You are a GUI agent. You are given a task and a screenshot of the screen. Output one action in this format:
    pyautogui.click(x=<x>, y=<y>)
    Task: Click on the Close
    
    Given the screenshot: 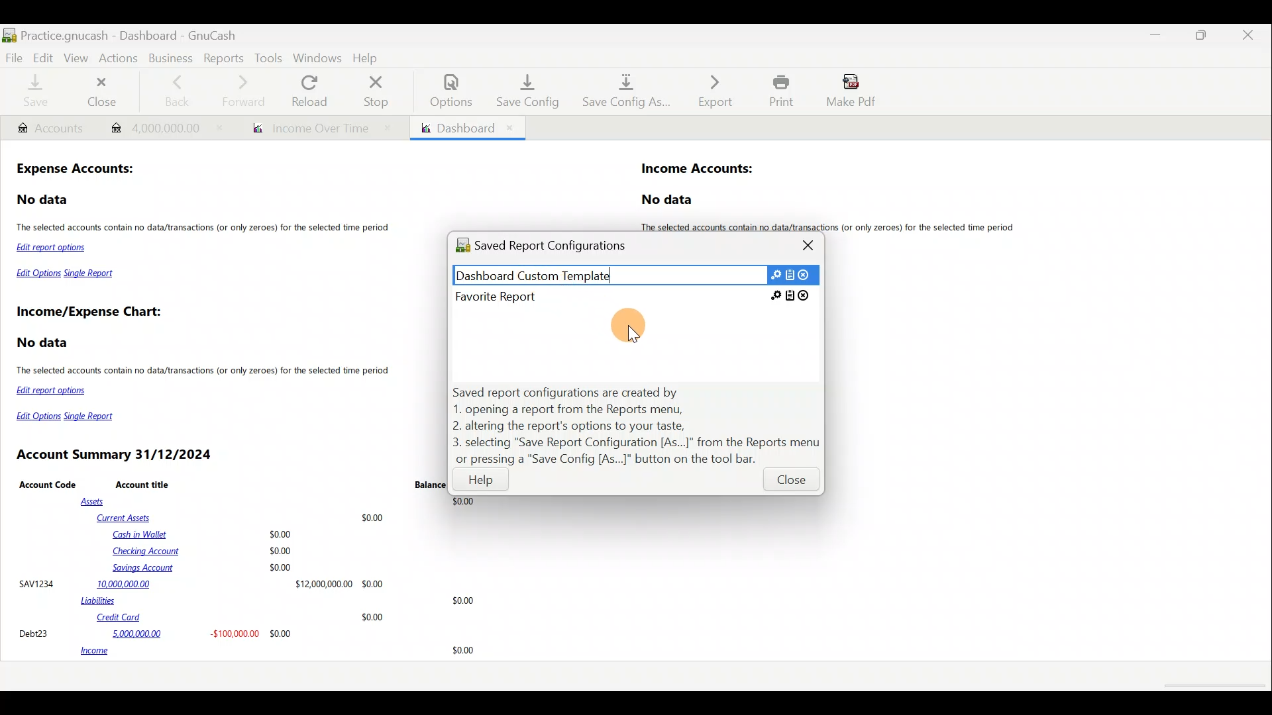 What is the action you would take?
    pyautogui.click(x=105, y=91)
    